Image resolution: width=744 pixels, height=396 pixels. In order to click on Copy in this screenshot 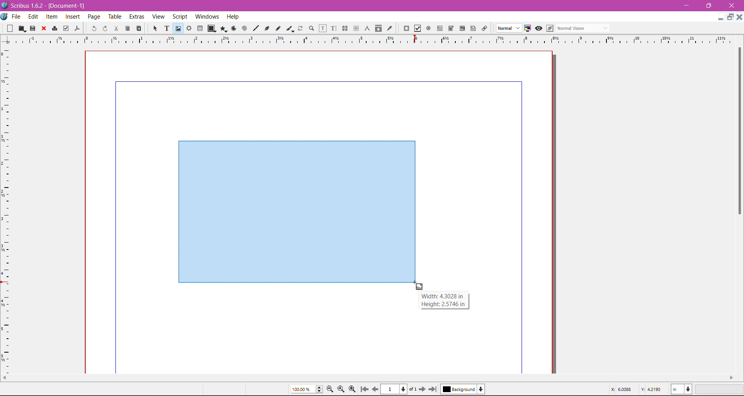, I will do `click(127, 28)`.